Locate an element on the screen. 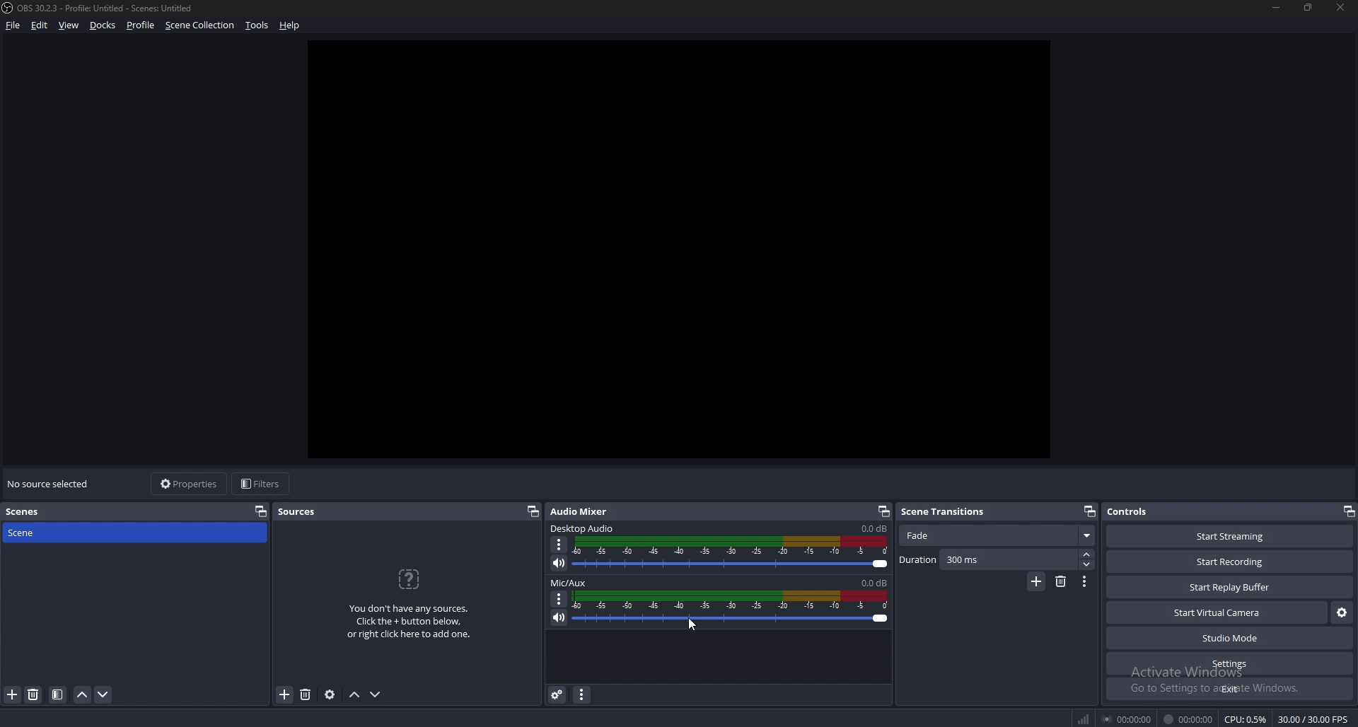  scenes is located at coordinates (29, 512).